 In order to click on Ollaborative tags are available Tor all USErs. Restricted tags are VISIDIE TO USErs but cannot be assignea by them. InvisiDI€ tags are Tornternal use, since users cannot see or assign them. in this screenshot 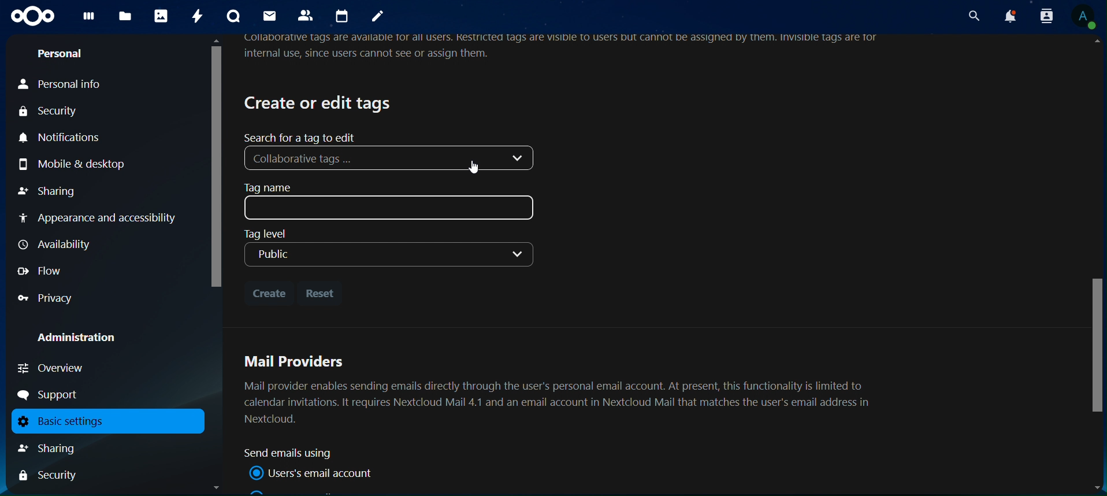, I will do `click(566, 48)`.